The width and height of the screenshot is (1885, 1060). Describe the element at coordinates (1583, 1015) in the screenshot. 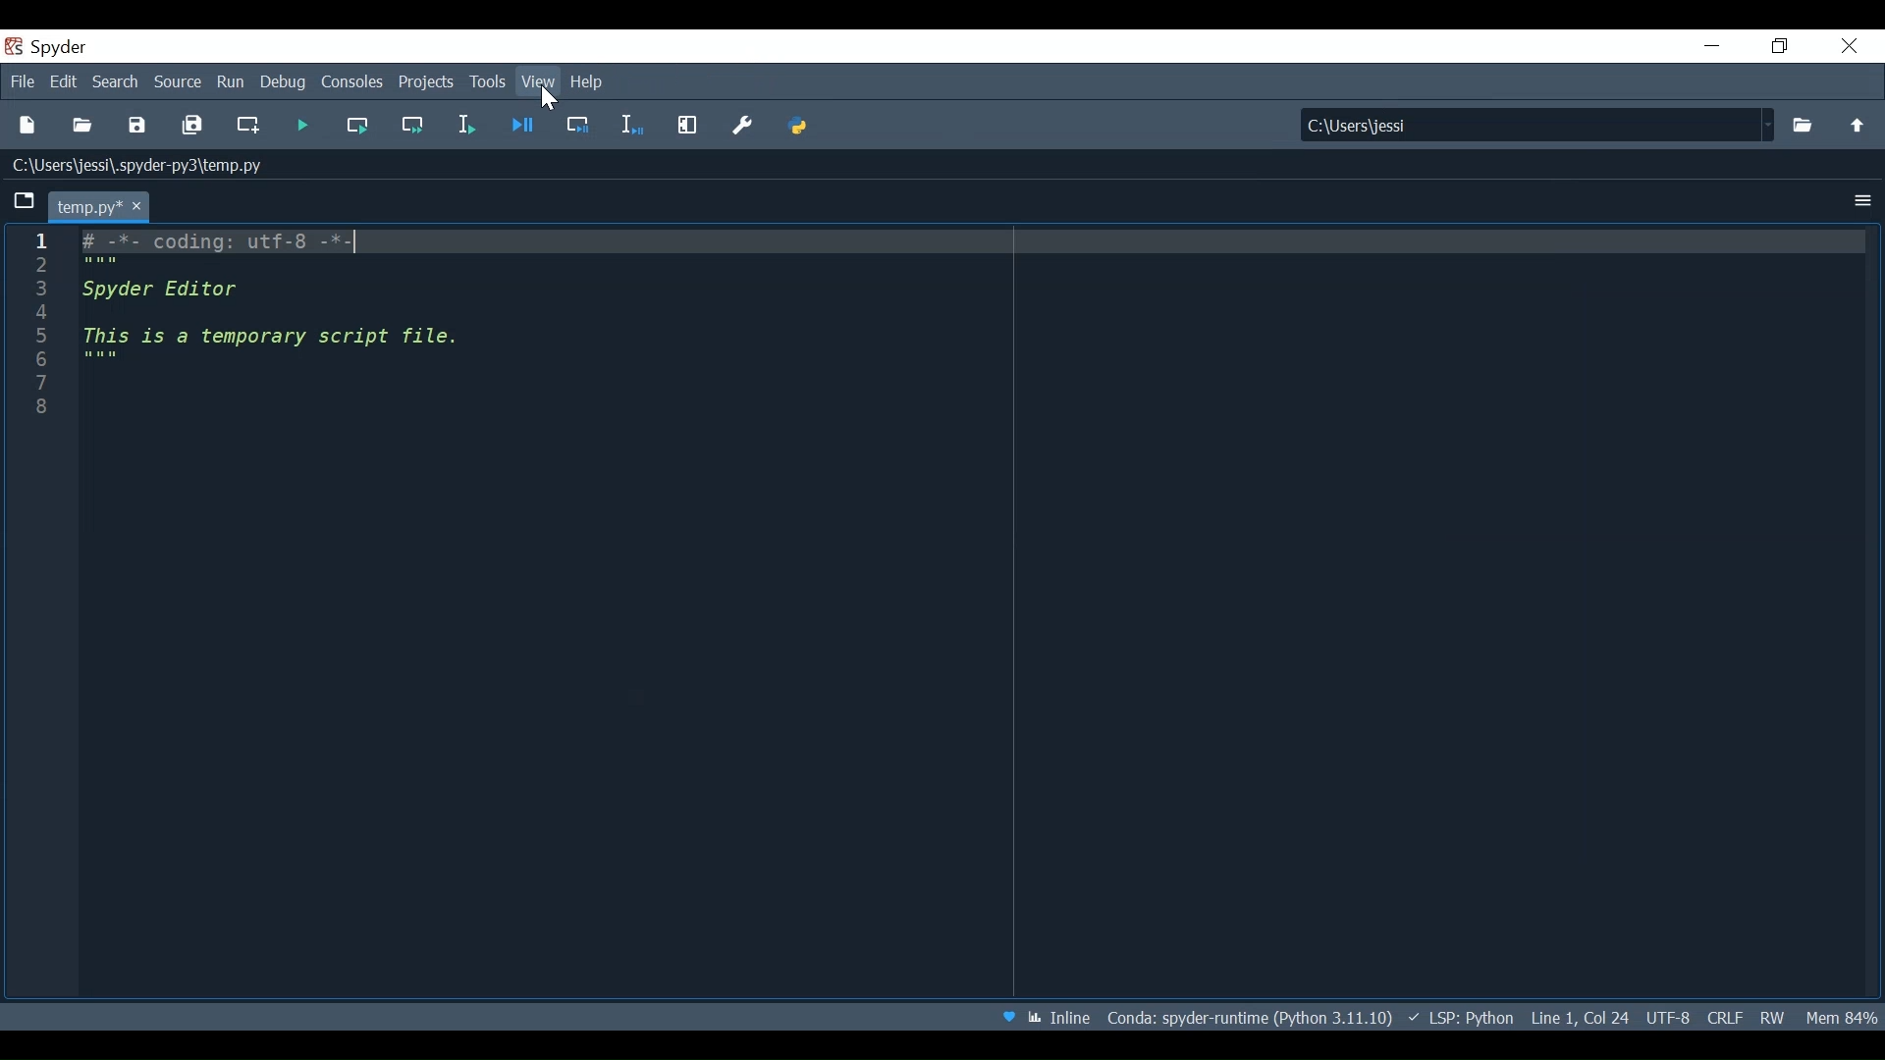

I see `Cursor Position` at that location.